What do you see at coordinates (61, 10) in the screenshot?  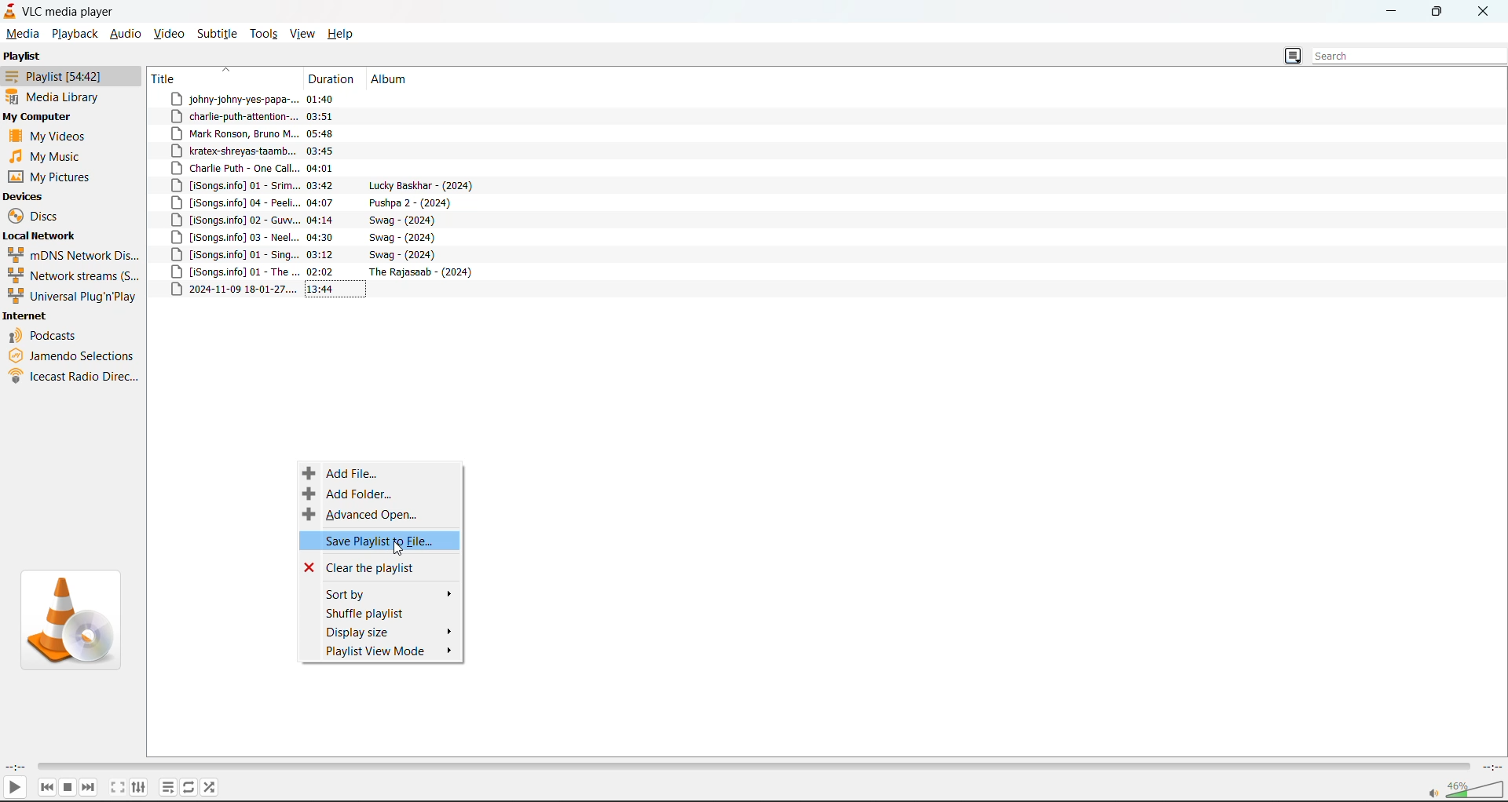 I see `track and app name` at bounding box center [61, 10].